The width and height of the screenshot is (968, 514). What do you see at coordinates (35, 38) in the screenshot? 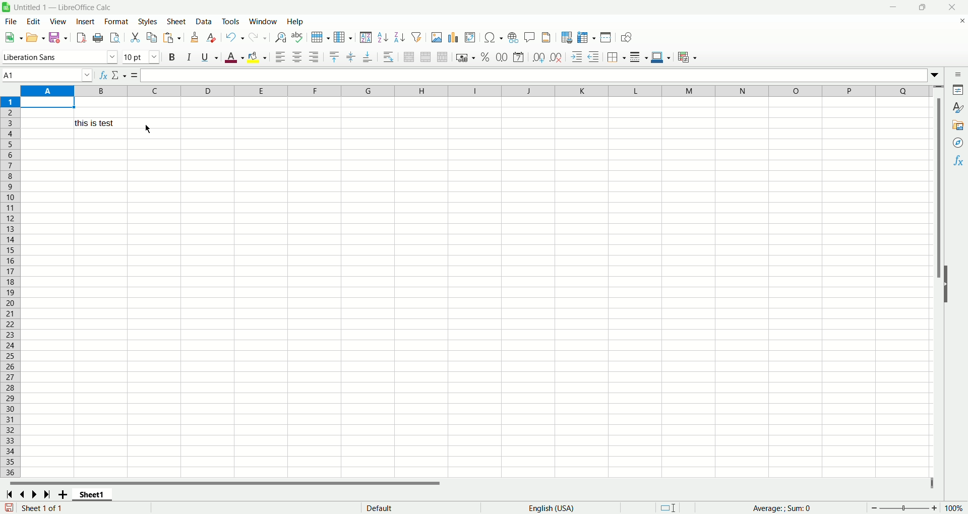
I see `open` at bounding box center [35, 38].